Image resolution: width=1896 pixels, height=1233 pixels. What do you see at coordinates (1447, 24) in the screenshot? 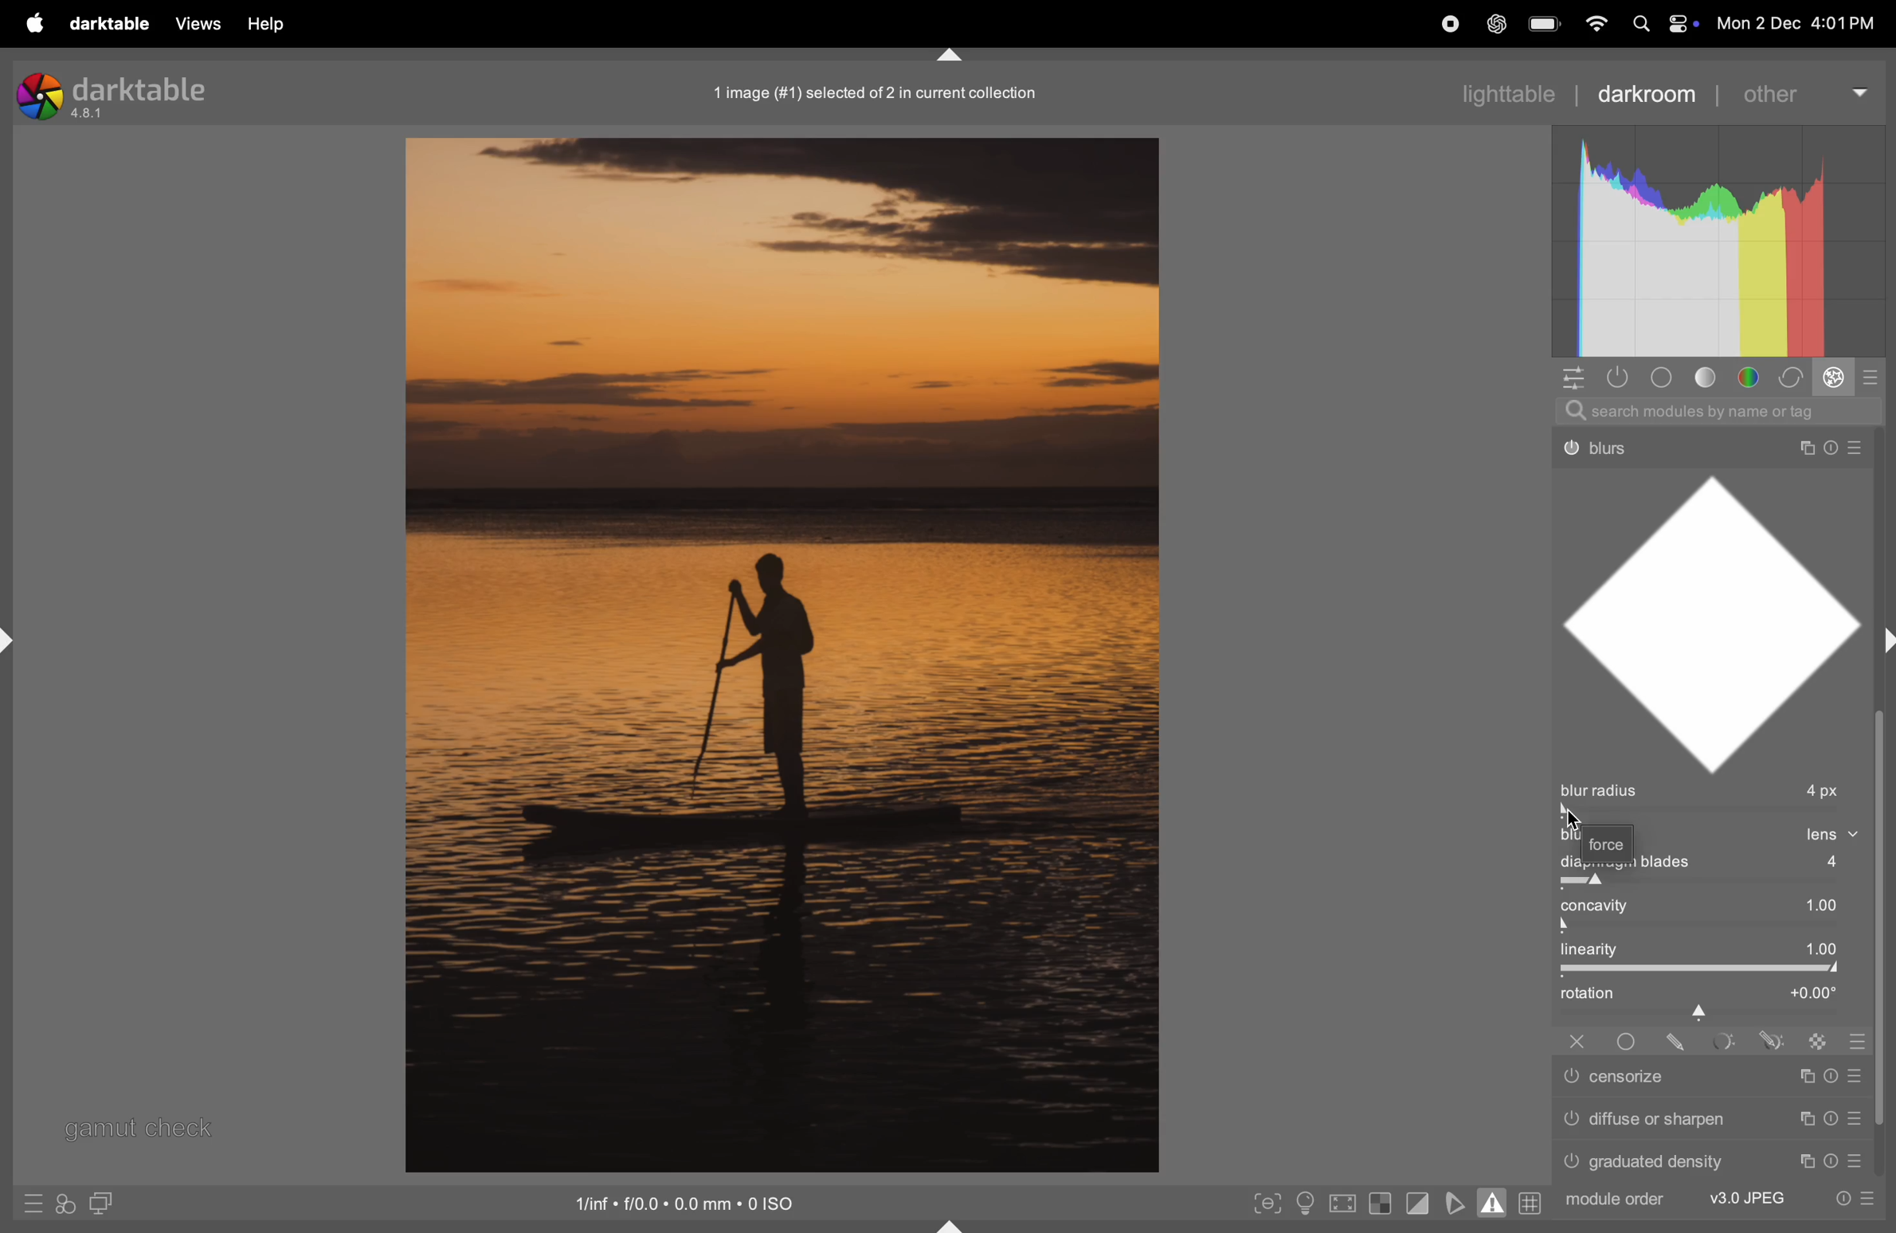
I see `record` at bounding box center [1447, 24].